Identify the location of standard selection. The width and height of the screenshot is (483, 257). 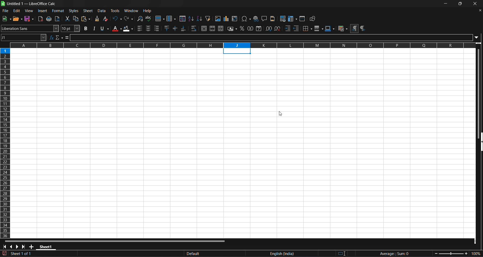
(344, 253).